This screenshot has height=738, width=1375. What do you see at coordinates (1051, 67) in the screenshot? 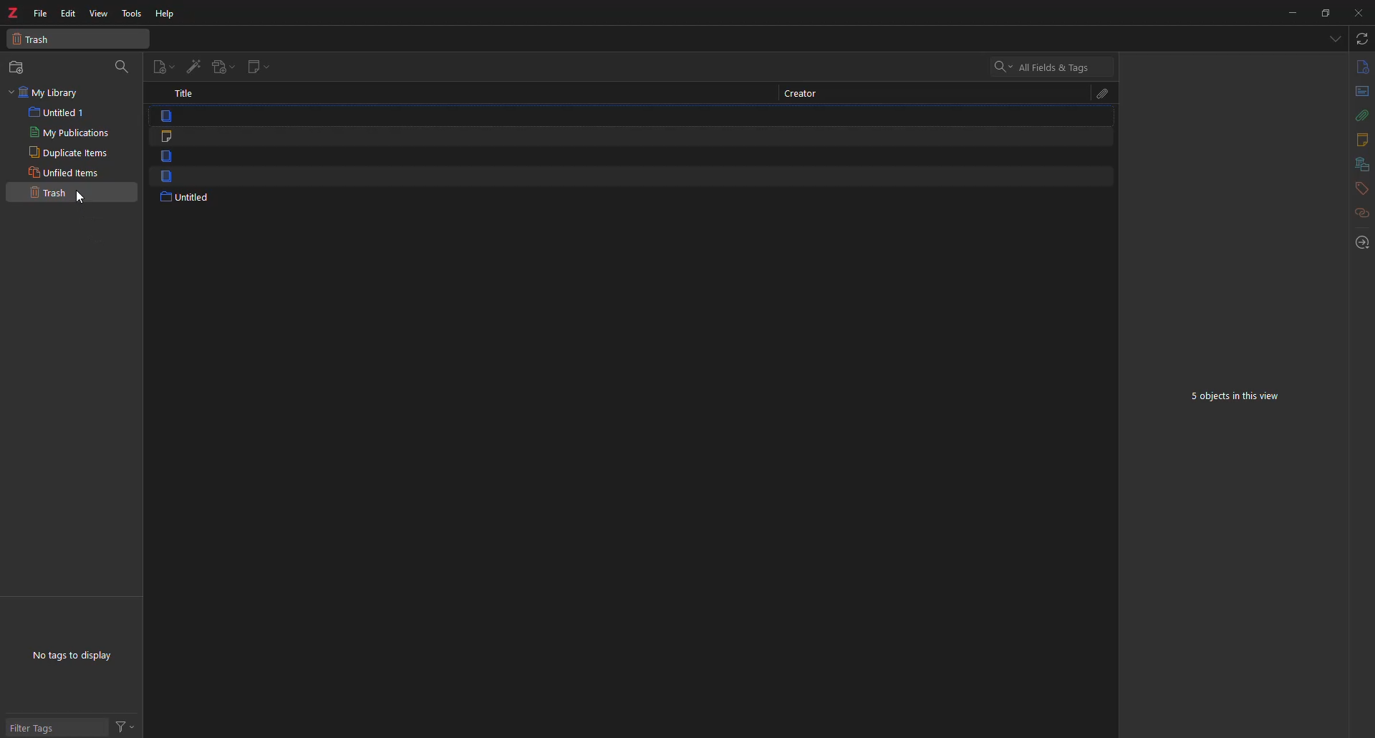
I see `search` at bounding box center [1051, 67].